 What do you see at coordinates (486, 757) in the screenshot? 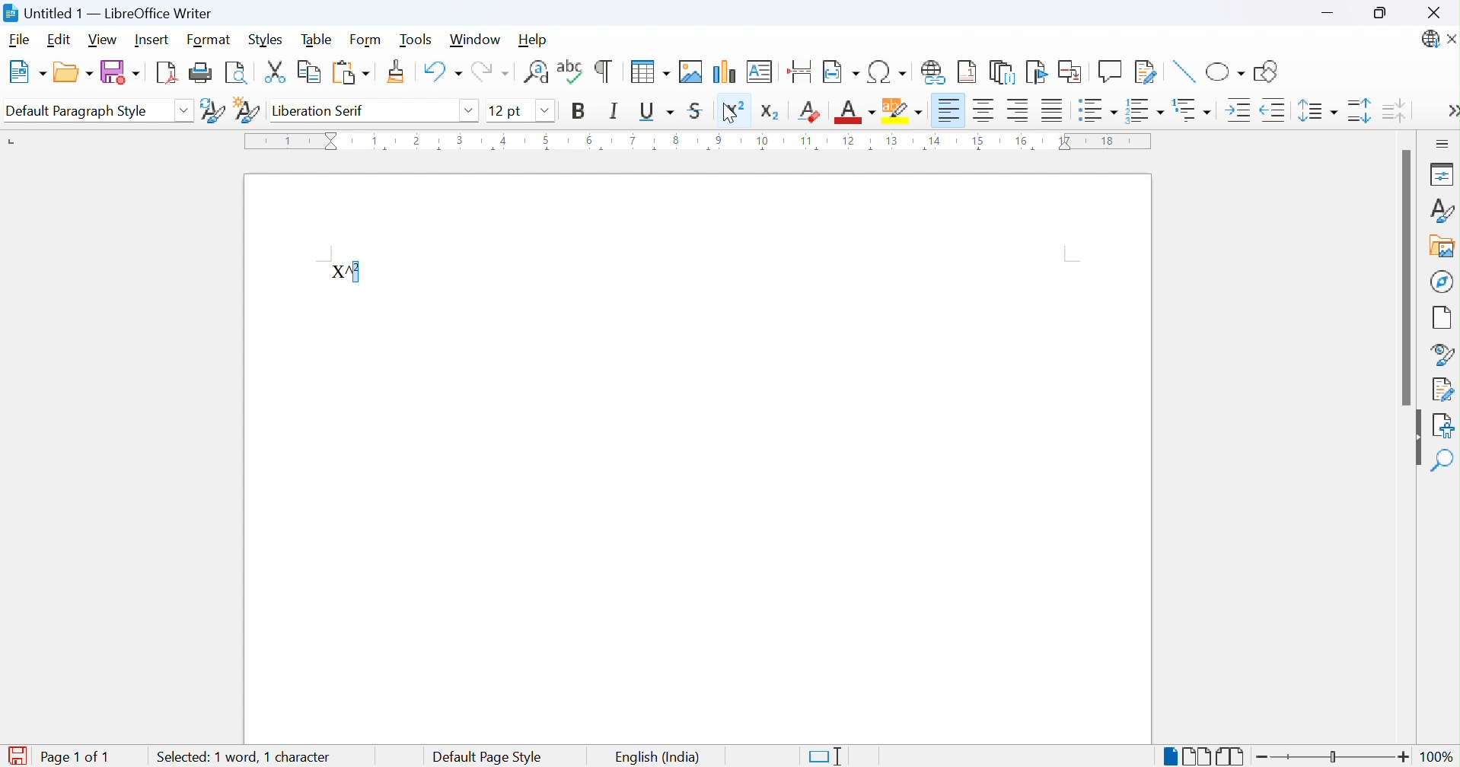
I see `Default page style` at bounding box center [486, 757].